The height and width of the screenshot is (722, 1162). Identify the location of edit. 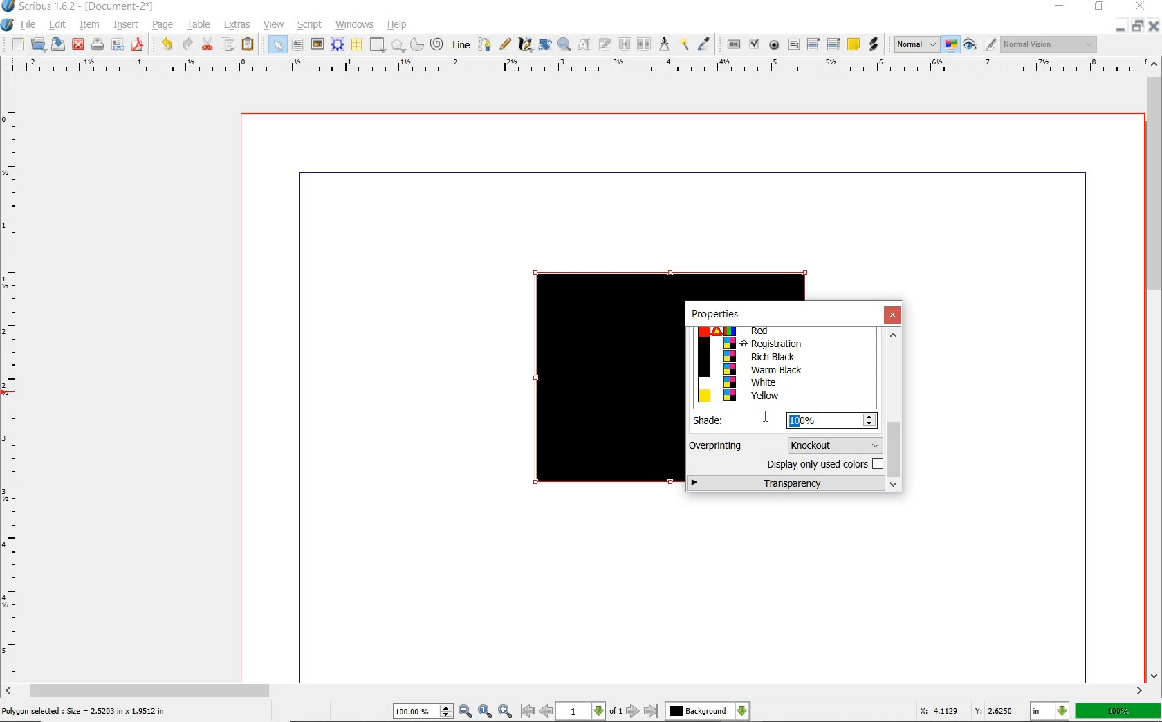
(57, 25).